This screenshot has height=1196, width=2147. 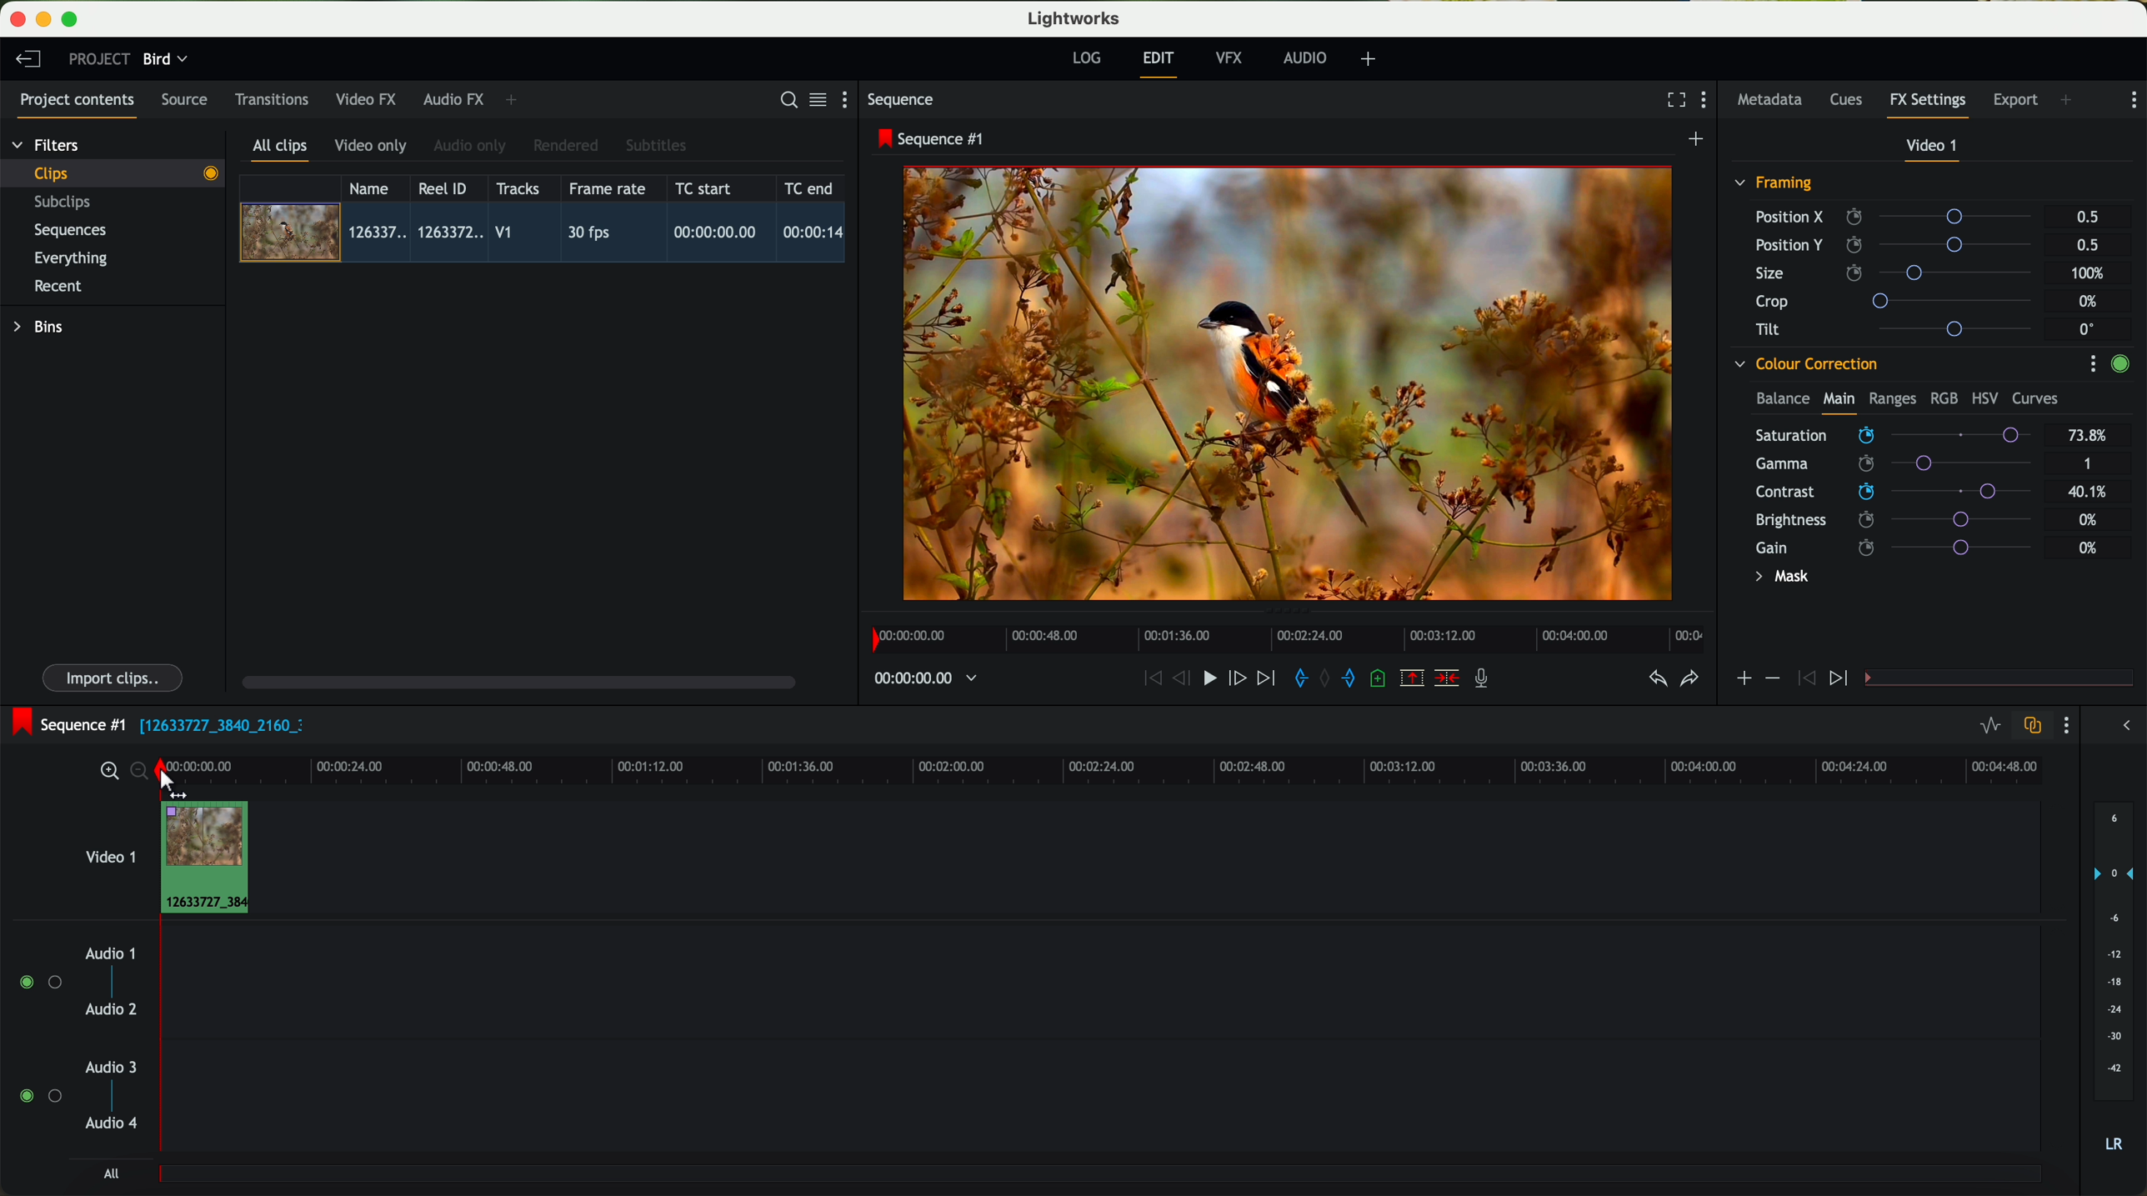 I want to click on black, so click(x=215, y=723).